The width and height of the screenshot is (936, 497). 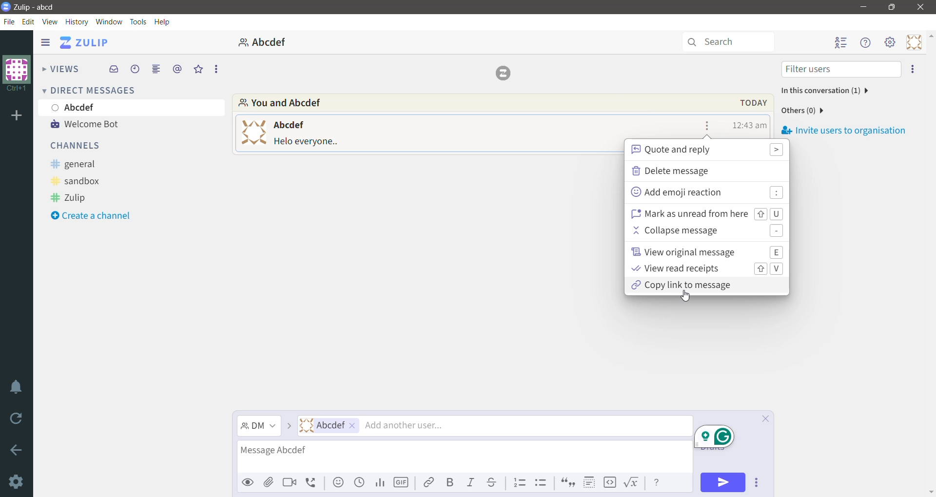 What do you see at coordinates (749, 125) in the screenshot?
I see `Message Time` at bounding box center [749, 125].